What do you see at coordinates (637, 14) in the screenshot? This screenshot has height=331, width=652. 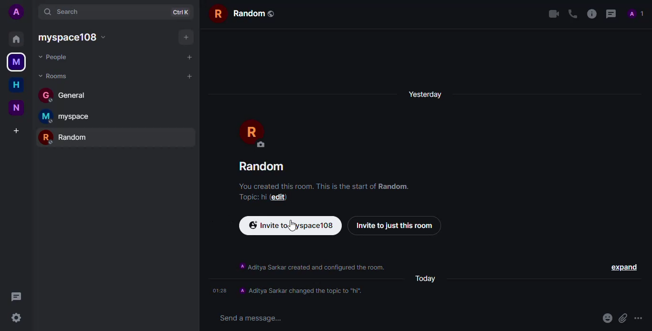 I see `people` at bounding box center [637, 14].